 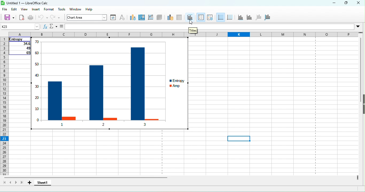 What do you see at coordinates (50, 10) in the screenshot?
I see `format` at bounding box center [50, 10].